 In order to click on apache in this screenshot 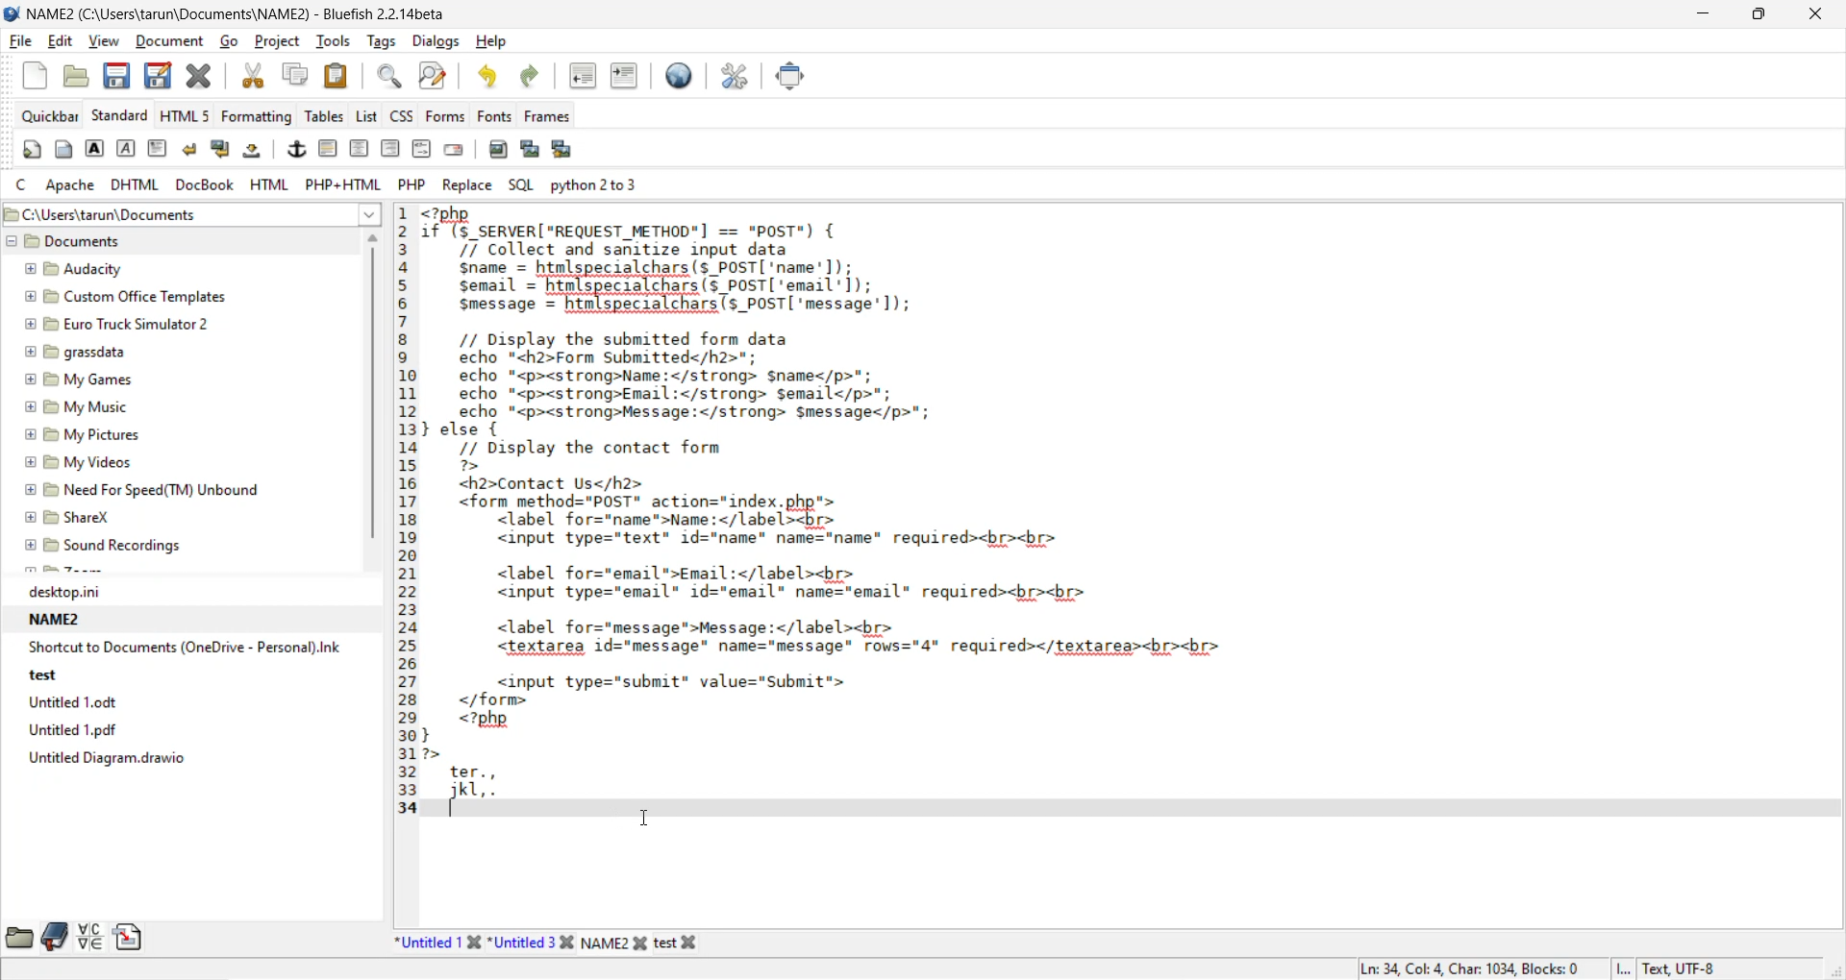, I will do `click(74, 186)`.